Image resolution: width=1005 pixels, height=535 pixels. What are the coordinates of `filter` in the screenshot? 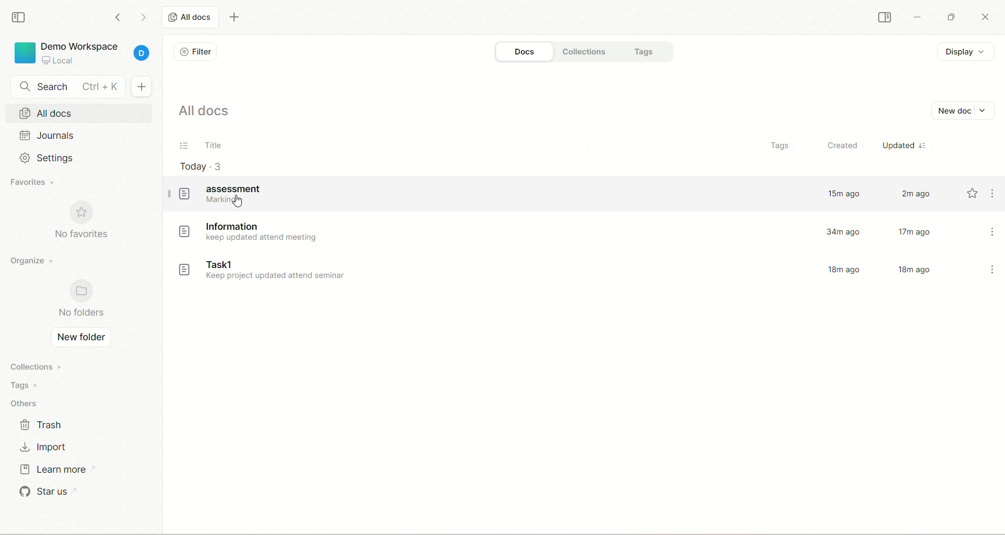 It's located at (196, 53).